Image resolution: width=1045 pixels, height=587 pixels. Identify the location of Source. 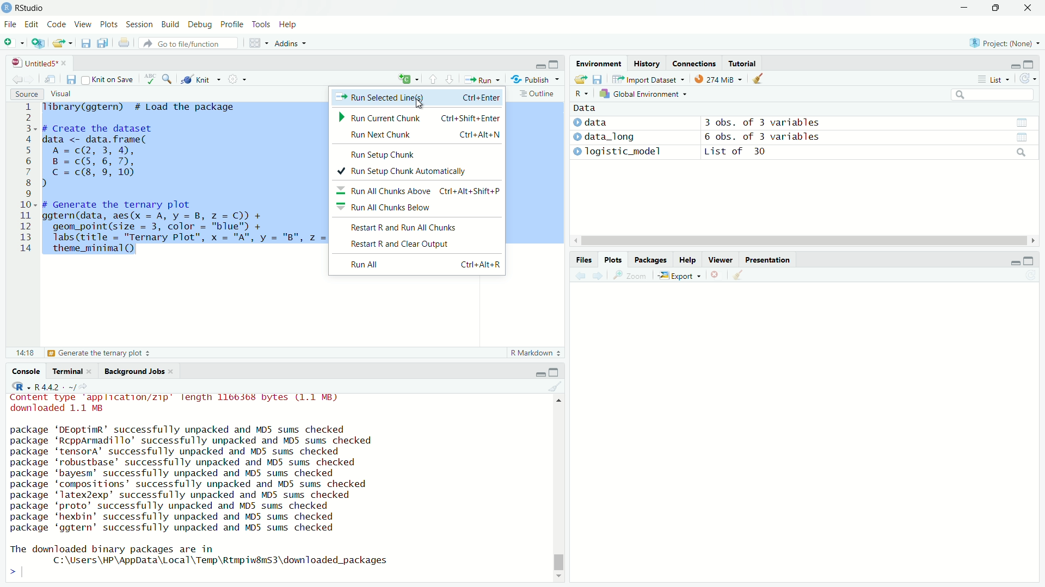
(25, 94).